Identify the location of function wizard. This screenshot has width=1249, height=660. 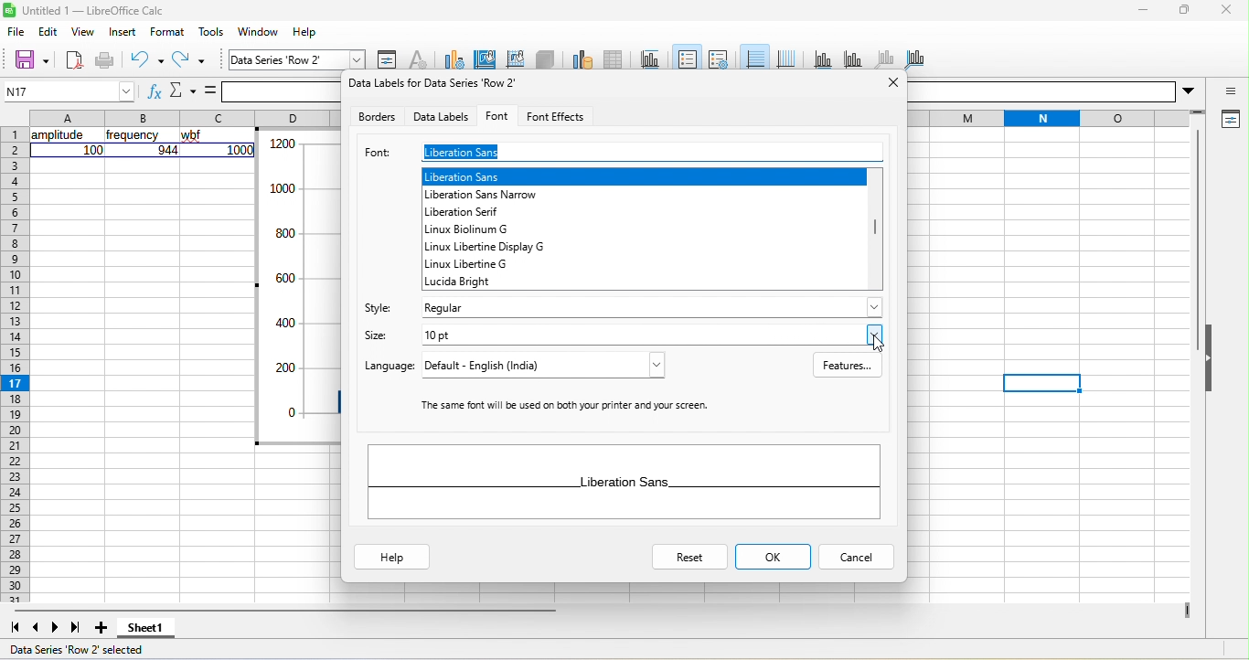
(150, 90).